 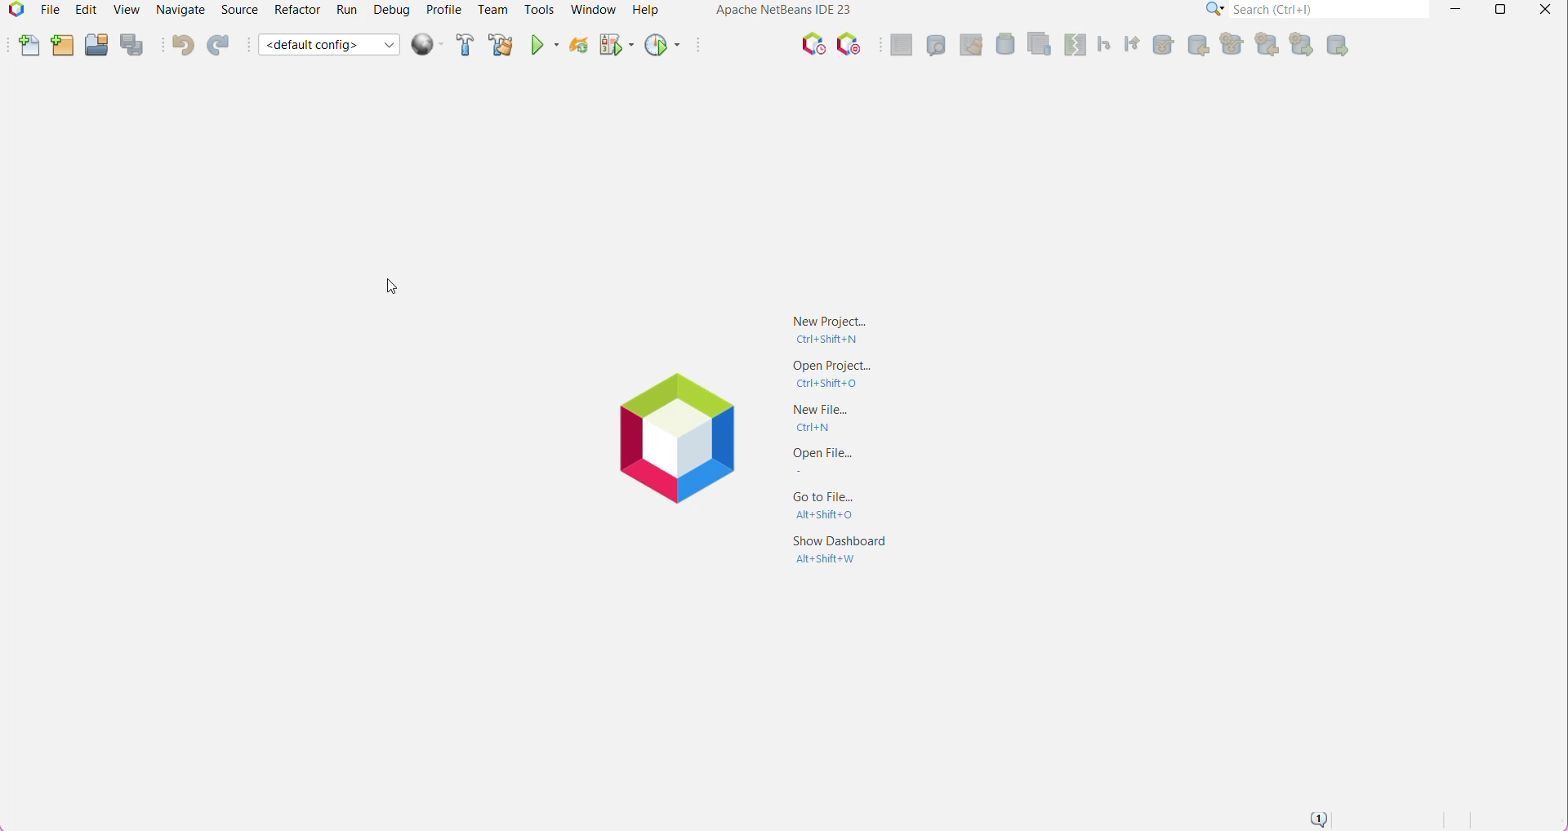 What do you see at coordinates (49, 11) in the screenshot?
I see `File` at bounding box center [49, 11].